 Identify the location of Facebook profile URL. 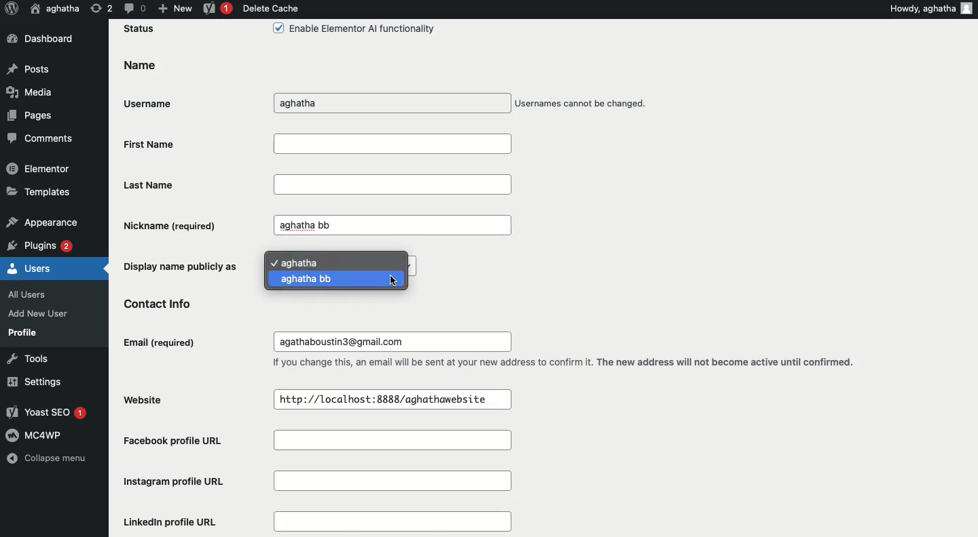
(323, 442).